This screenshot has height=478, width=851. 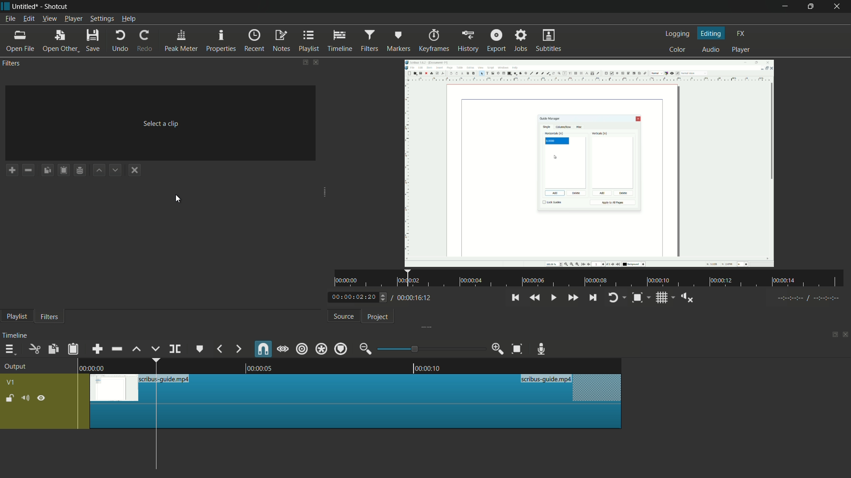 What do you see at coordinates (548, 40) in the screenshot?
I see `subtitles` at bounding box center [548, 40].